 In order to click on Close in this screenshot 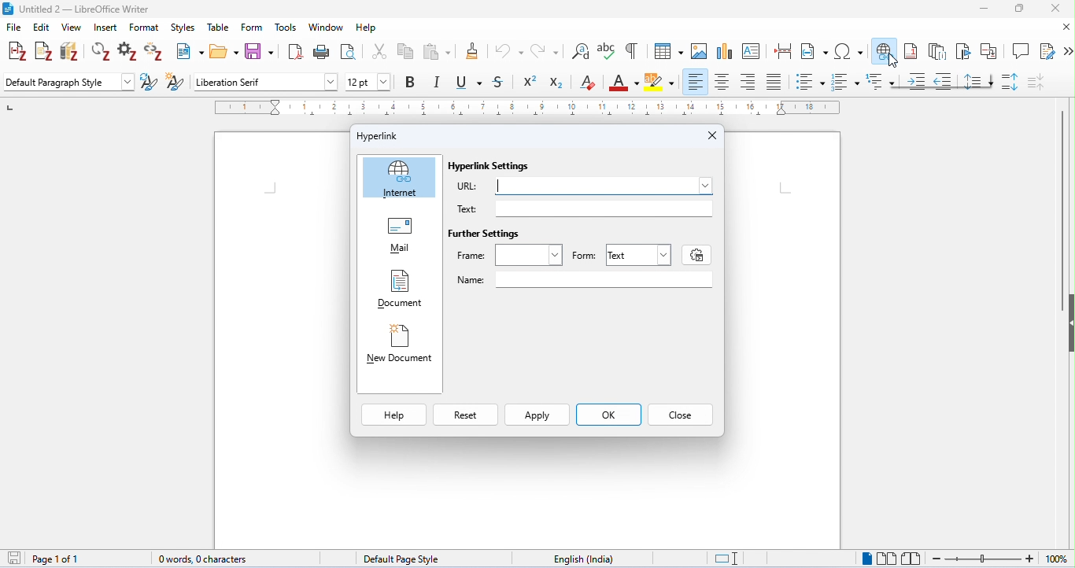, I will do `click(713, 135)`.